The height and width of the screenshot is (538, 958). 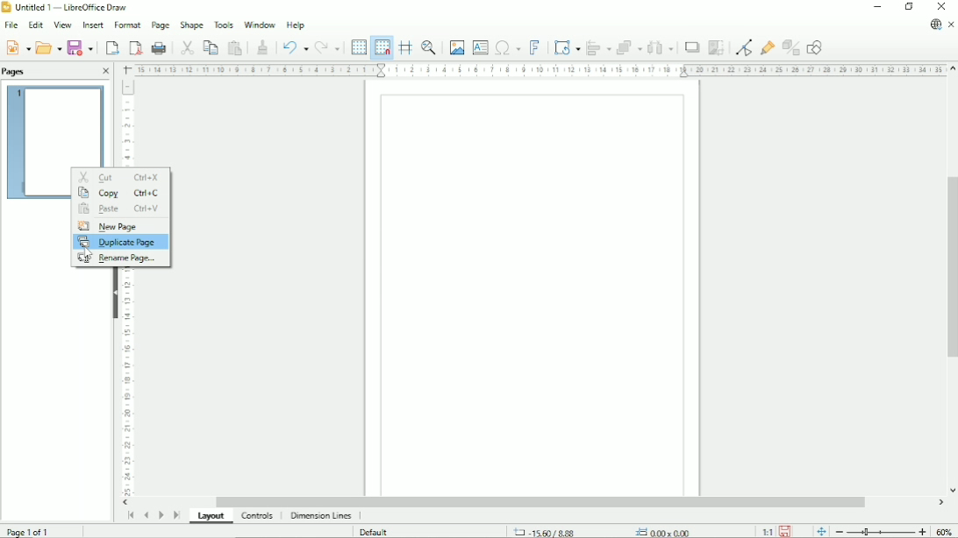 What do you see at coordinates (235, 47) in the screenshot?
I see `Paste` at bounding box center [235, 47].